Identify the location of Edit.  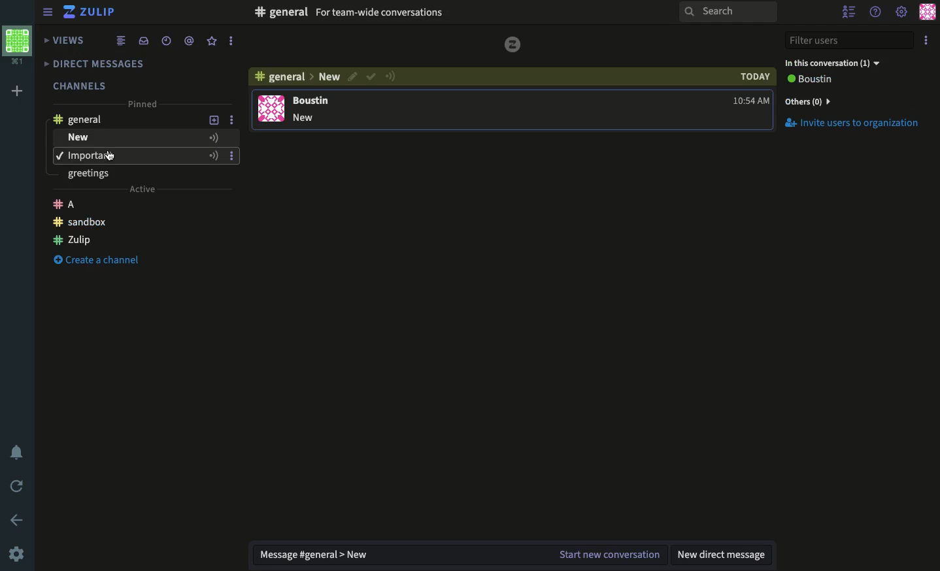
(352, 78).